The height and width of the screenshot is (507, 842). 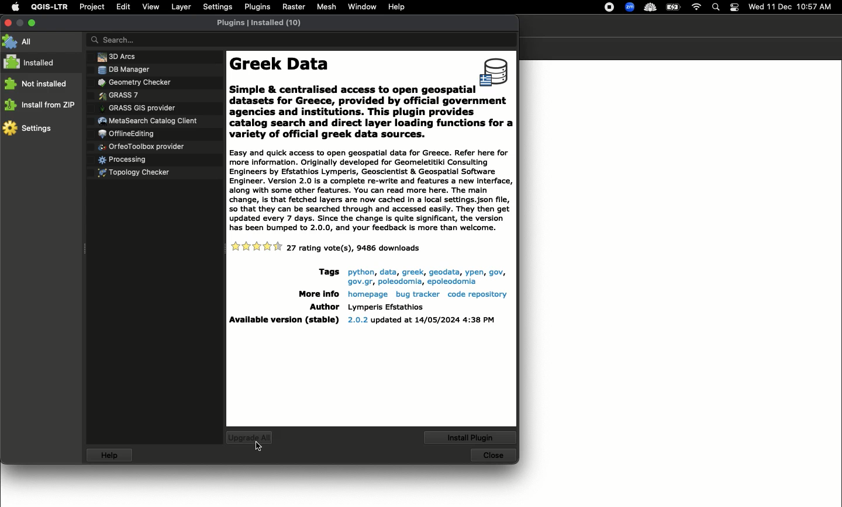 I want to click on Topology checker, so click(x=137, y=174).